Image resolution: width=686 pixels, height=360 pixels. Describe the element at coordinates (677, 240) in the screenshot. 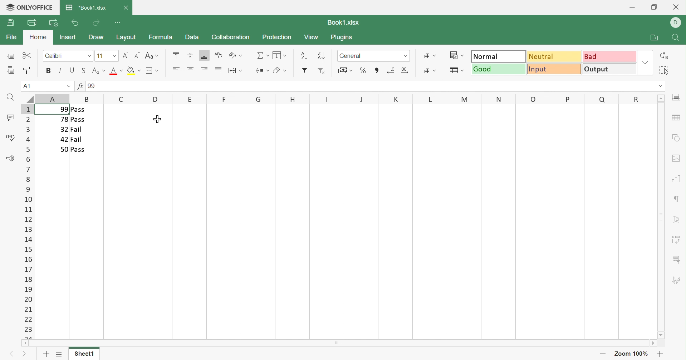

I see `Pivot table settings` at that location.